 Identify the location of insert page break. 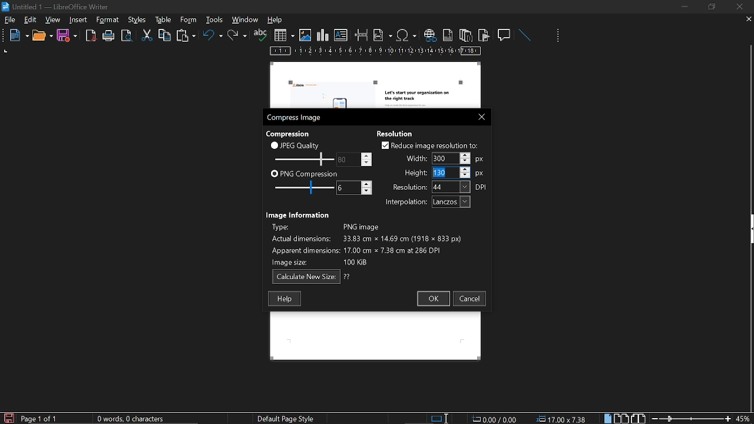
(362, 35).